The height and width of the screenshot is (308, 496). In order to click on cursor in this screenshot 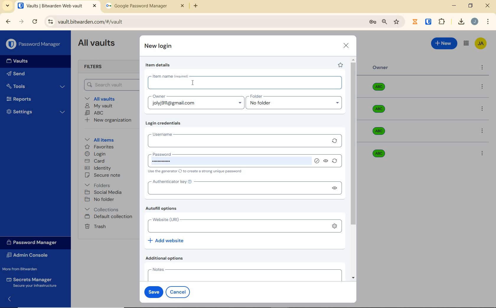, I will do `click(195, 83)`.